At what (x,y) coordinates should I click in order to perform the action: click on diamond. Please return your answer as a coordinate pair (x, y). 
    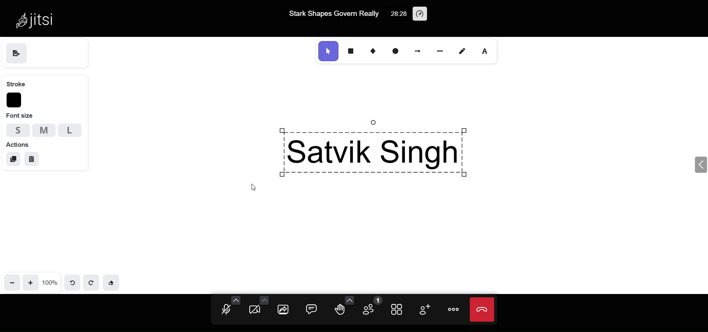
    Looking at the image, I should click on (369, 50).